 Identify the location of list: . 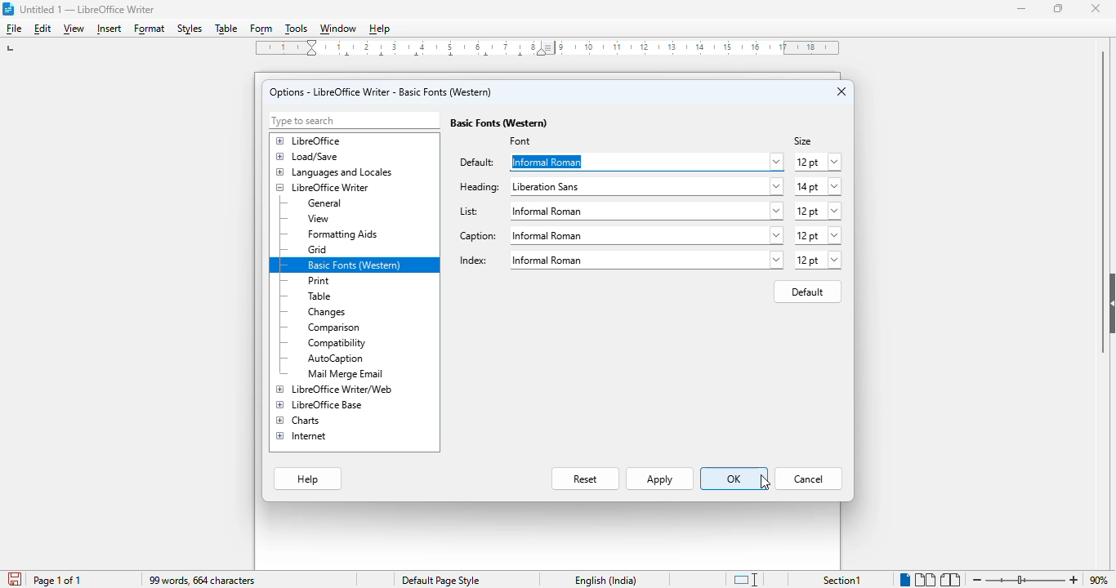
(471, 212).